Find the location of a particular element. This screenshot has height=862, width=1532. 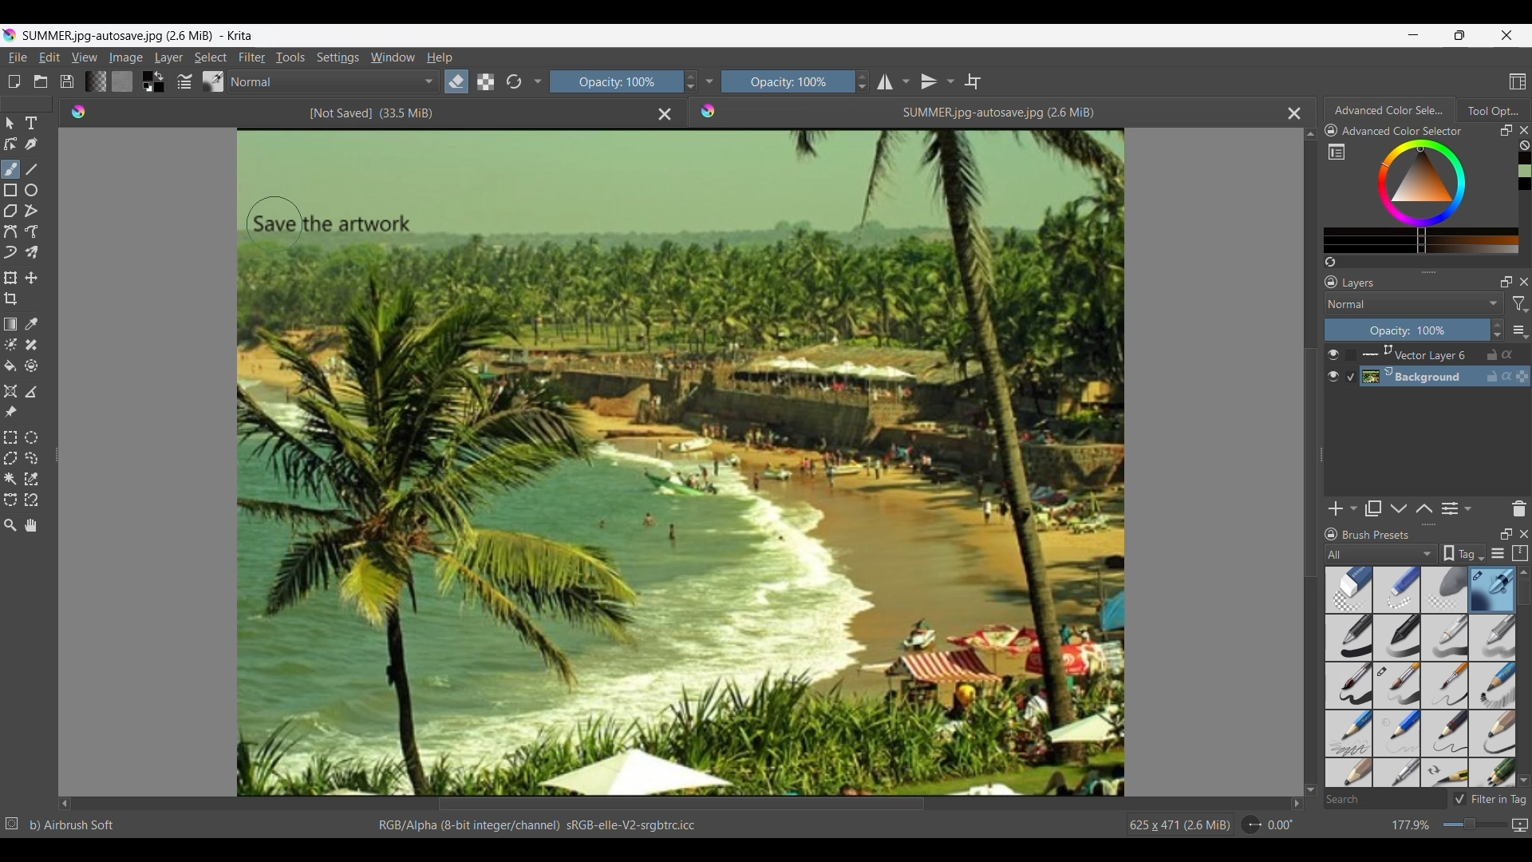

Freehand path tool is located at coordinates (31, 231).